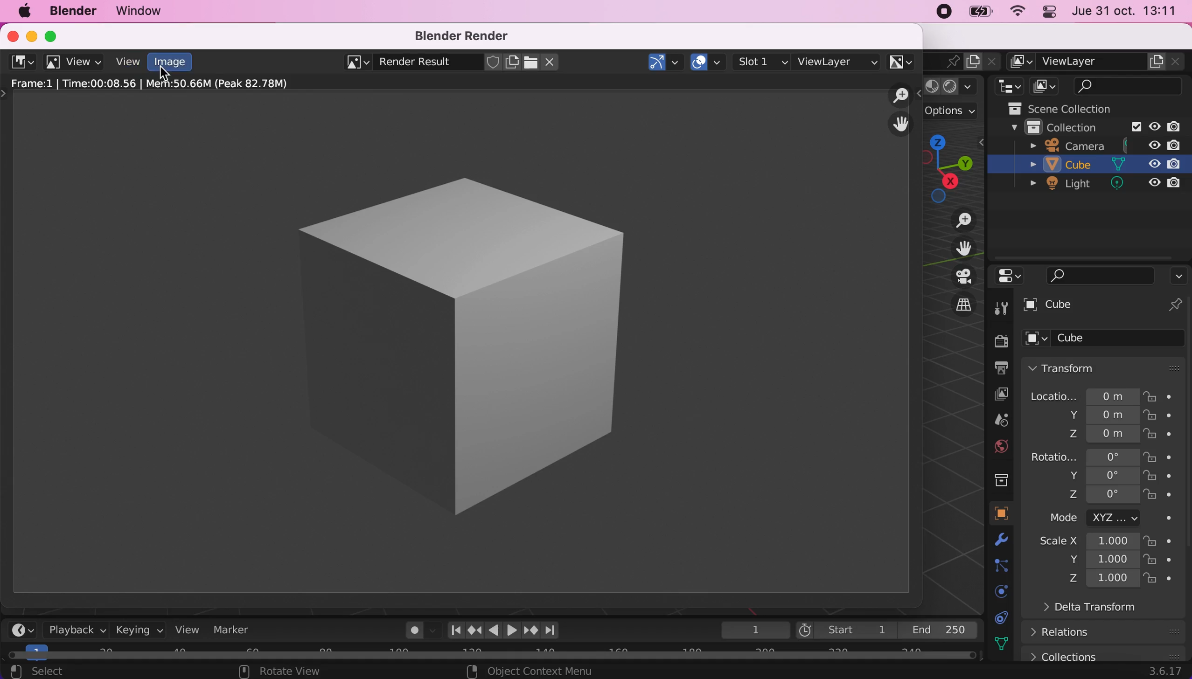 Image resolution: width=1192 pixels, height=679 pixels. What do you see at coordinates (493, 62) in the screenshot?
I see `fake user` at bounding box center [493, 62].